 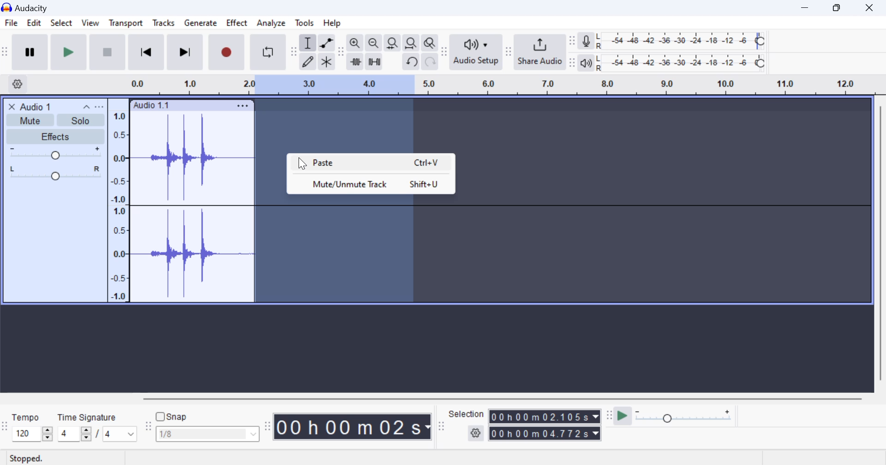 I want to click on collapse, so click(x=85, y=106).